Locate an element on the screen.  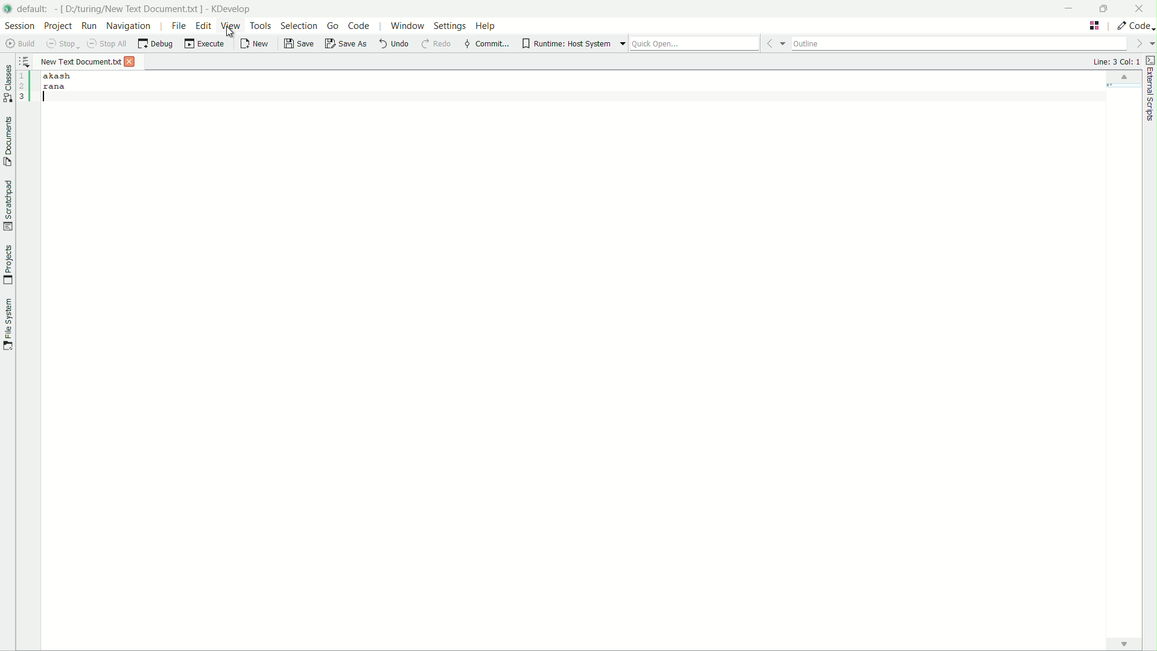
new is located at coordinates (255, 43).